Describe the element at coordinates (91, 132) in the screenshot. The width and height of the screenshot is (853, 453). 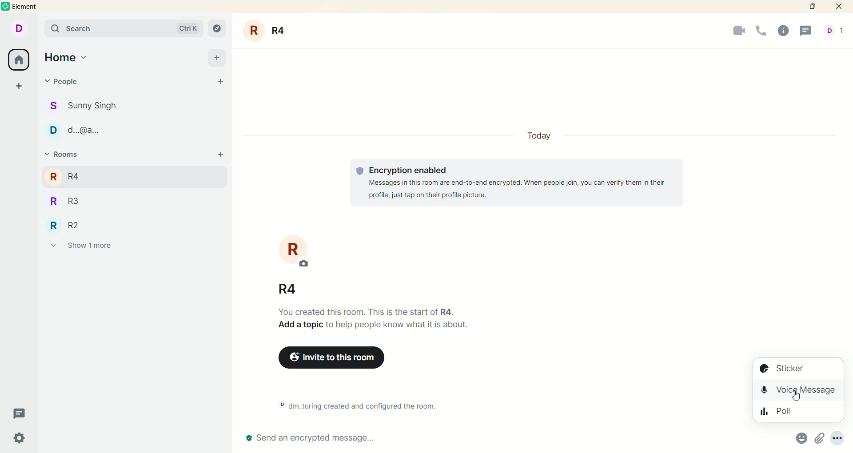
I see `people` at that location.